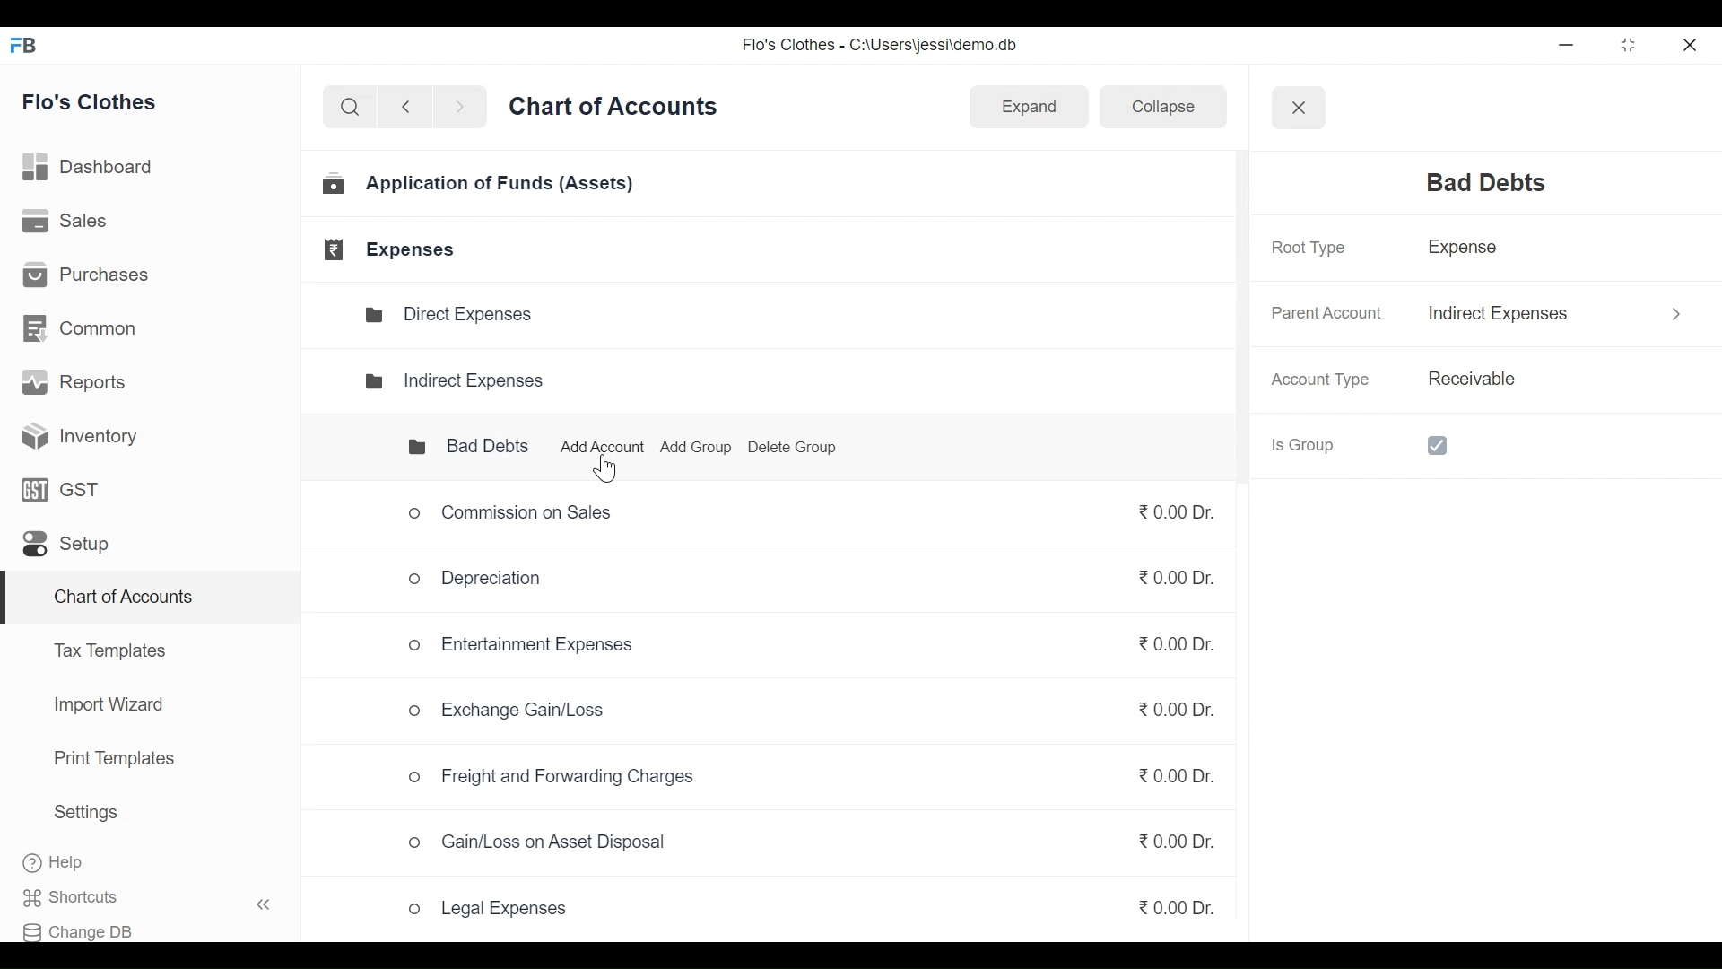 The width and height of the screenshot is (1722, 969). What do you see at coordinates (699, 449) in the screenshot?
I see `Add Group` at bounding box center [699, 449].